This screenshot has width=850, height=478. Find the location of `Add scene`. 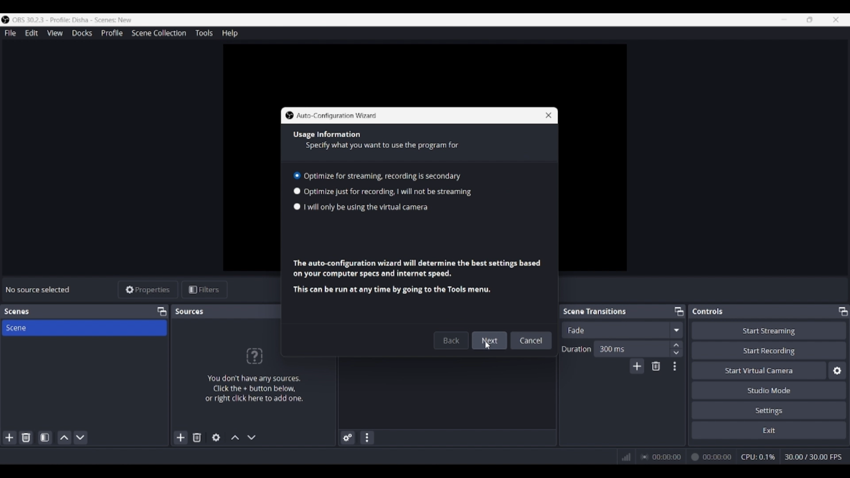

Add scene is located at coordinates (10, 438).